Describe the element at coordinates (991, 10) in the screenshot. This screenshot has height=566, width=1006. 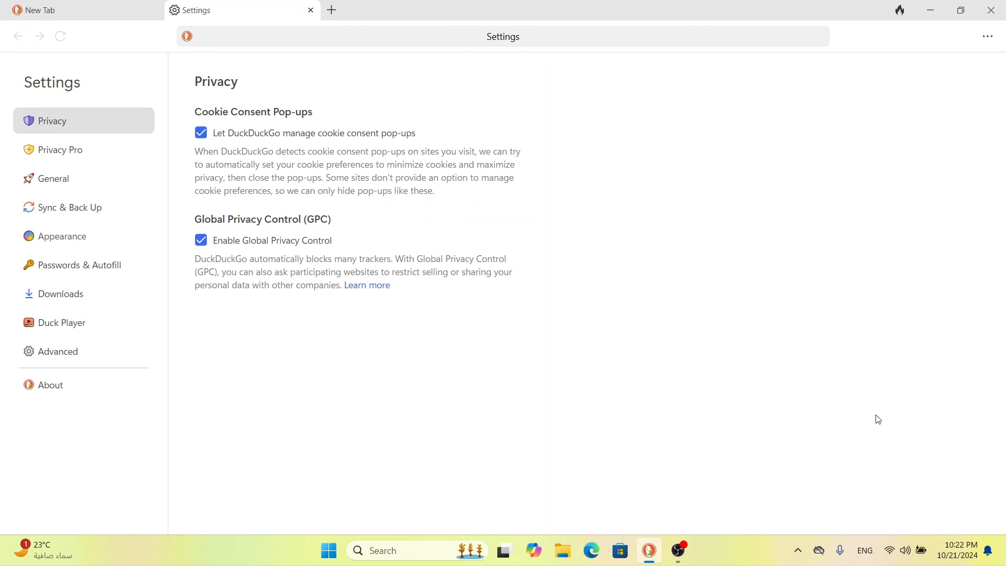
I see `close` at that location.